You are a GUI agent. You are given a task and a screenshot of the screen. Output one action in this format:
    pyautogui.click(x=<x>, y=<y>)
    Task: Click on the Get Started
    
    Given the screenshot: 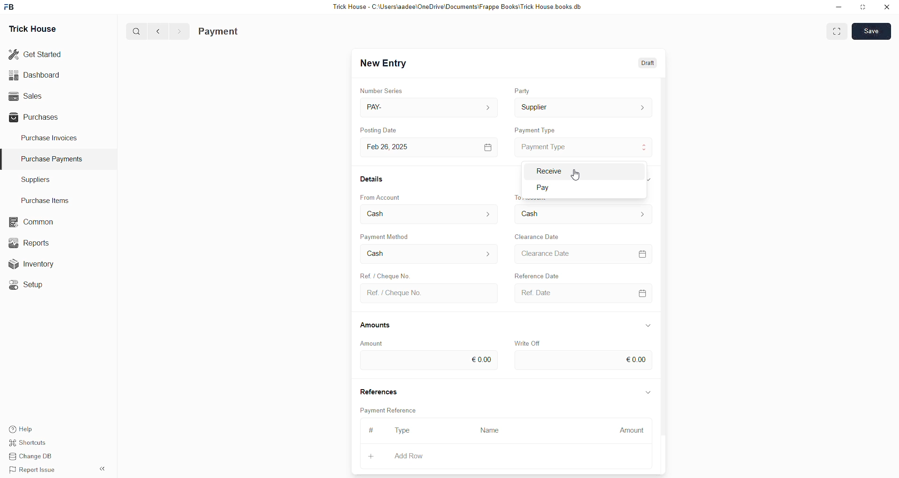 What is the action you would take?
    pyautogui.click(x=37, y=53)
    